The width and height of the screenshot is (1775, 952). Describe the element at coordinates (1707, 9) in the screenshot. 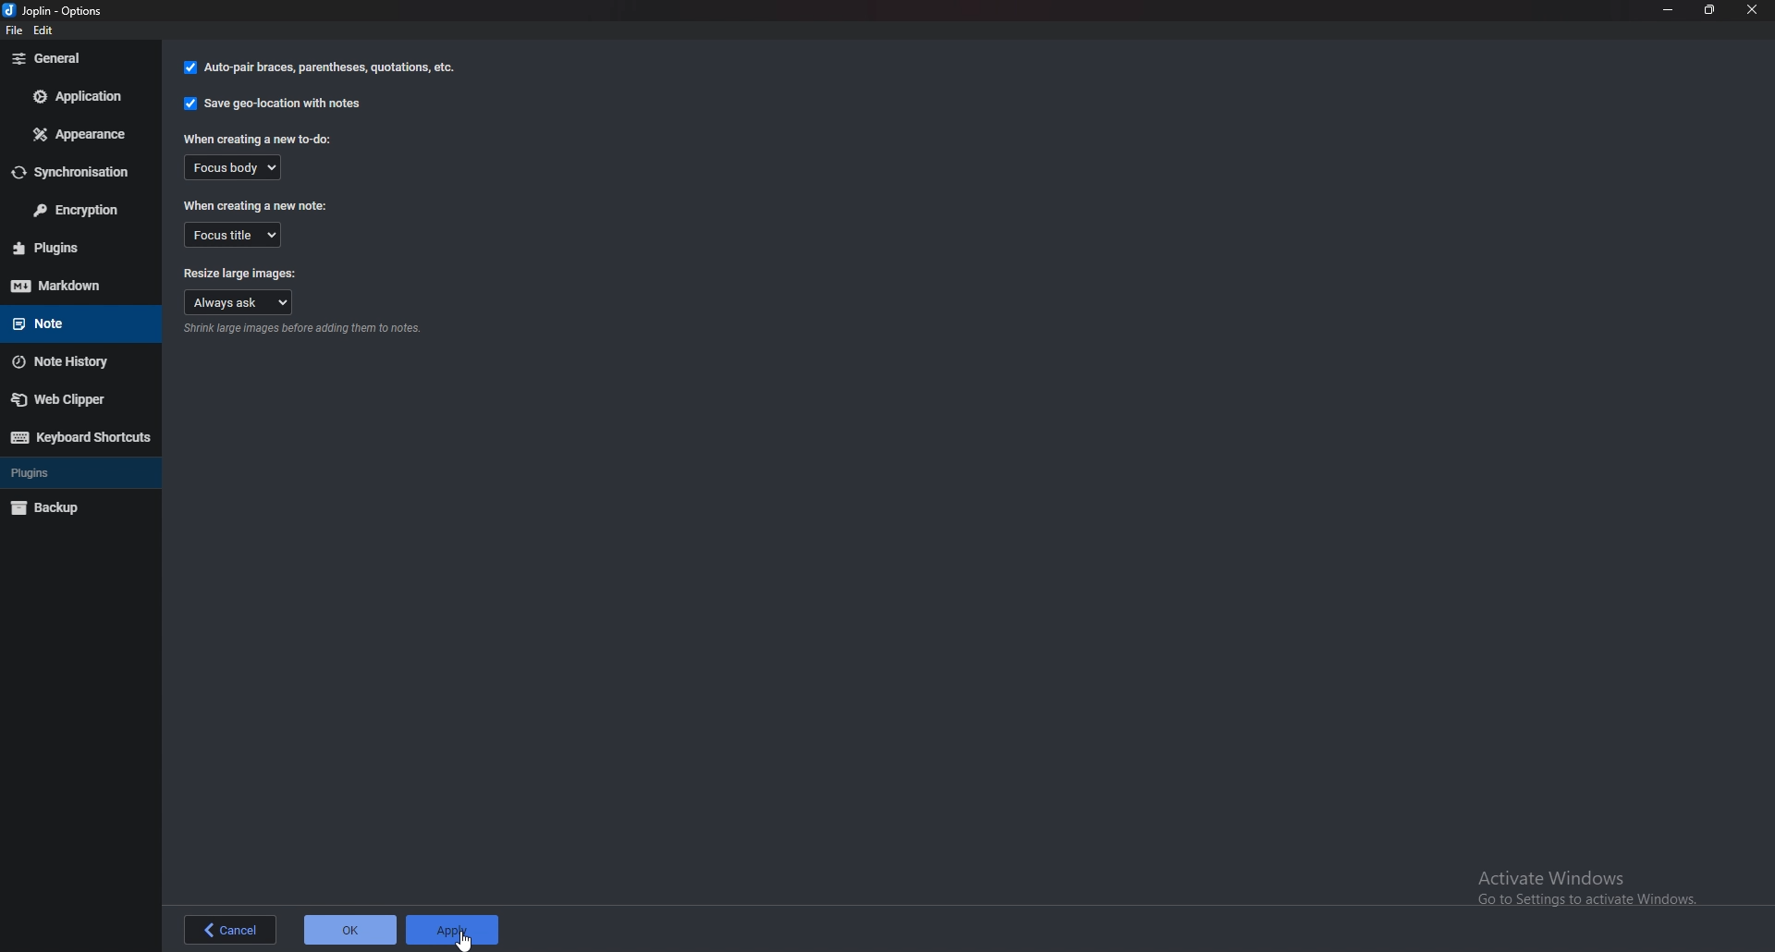

I see `Resize` at that location.